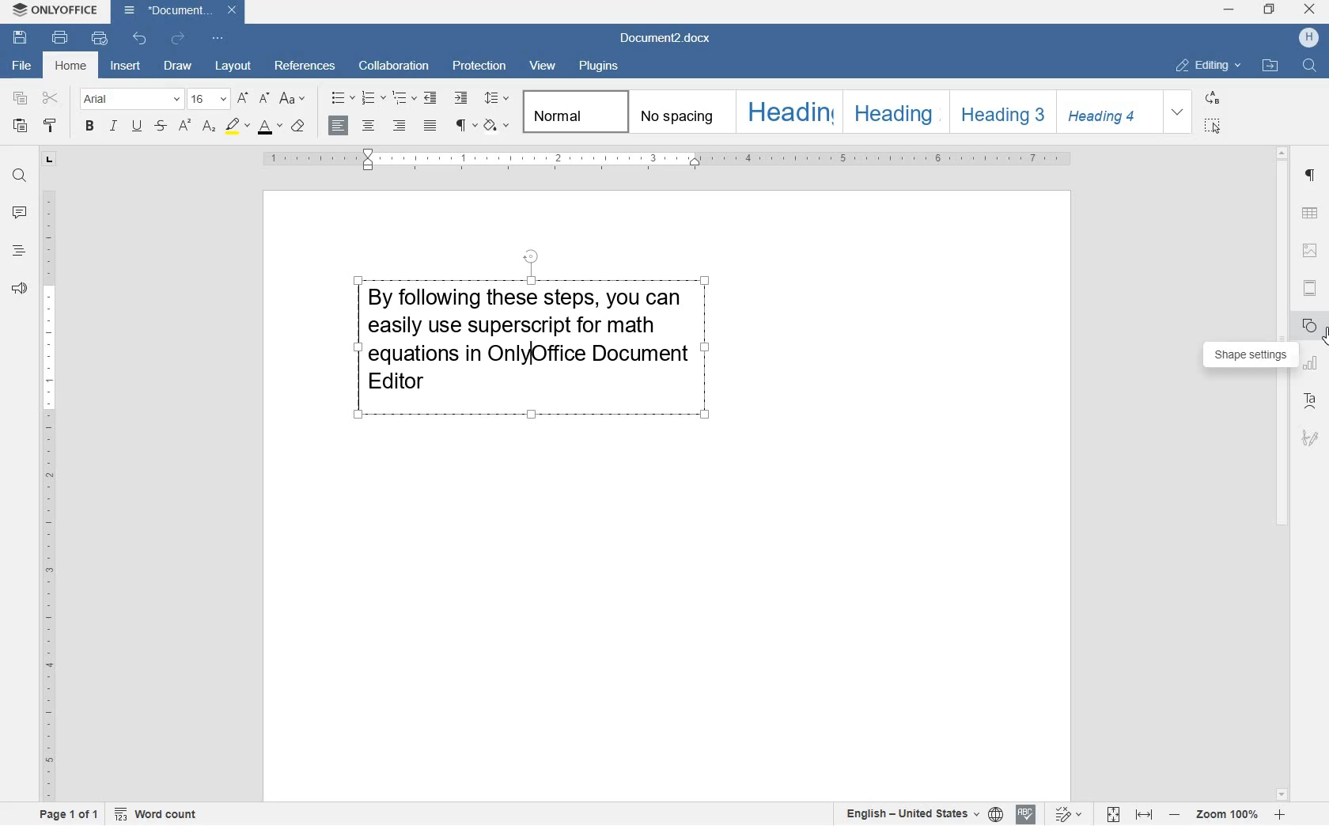 This screenshot has height=826, width=1329. I want to click on undo, so click(141, 39).